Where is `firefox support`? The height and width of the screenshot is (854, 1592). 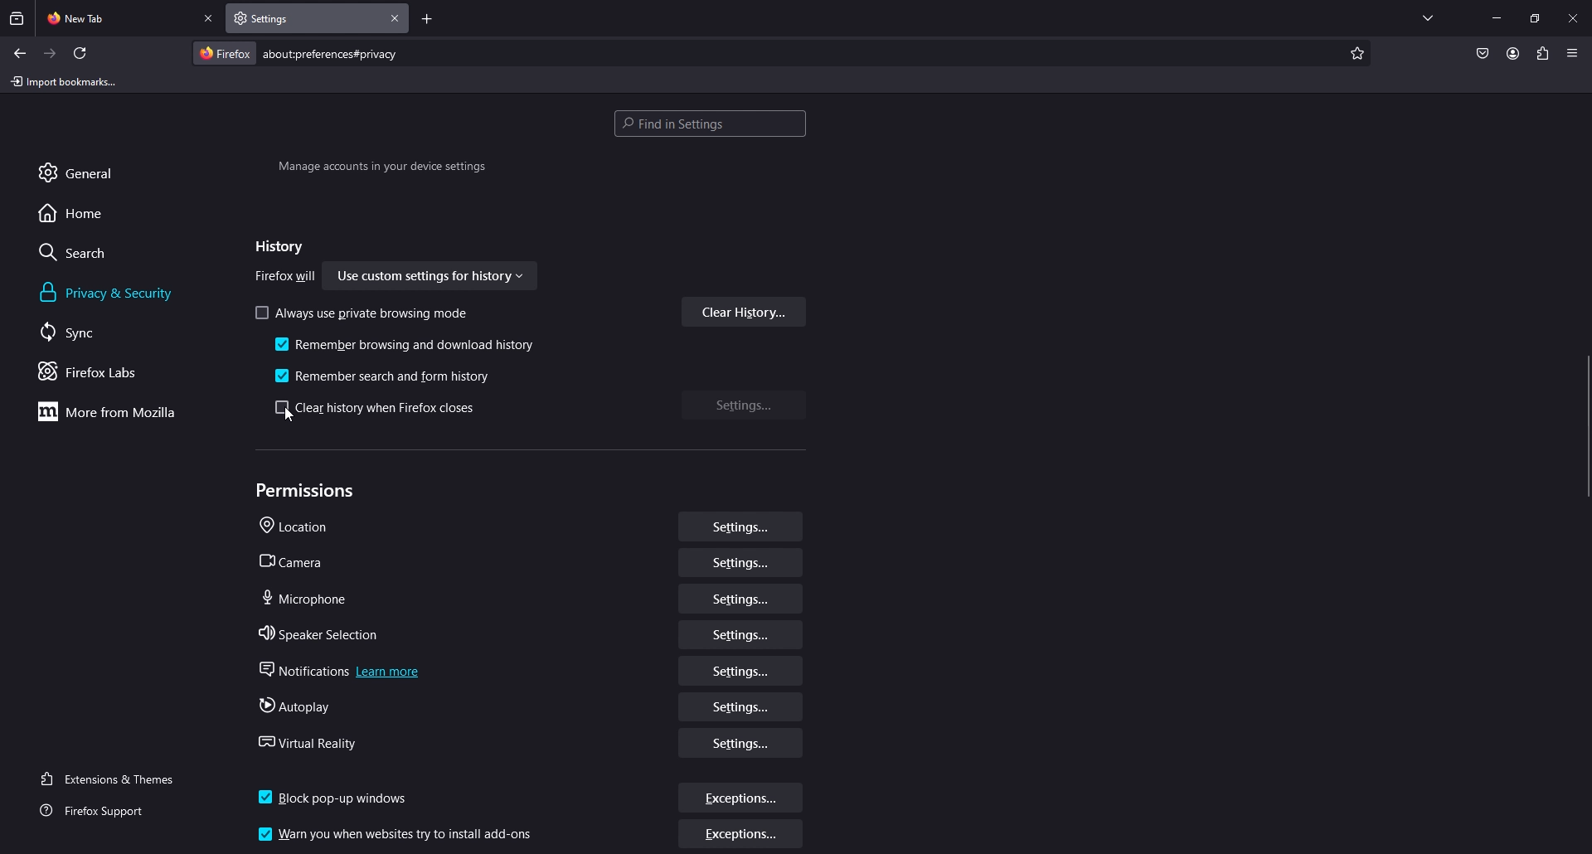 firefox support is located at coordinates (107, 812).